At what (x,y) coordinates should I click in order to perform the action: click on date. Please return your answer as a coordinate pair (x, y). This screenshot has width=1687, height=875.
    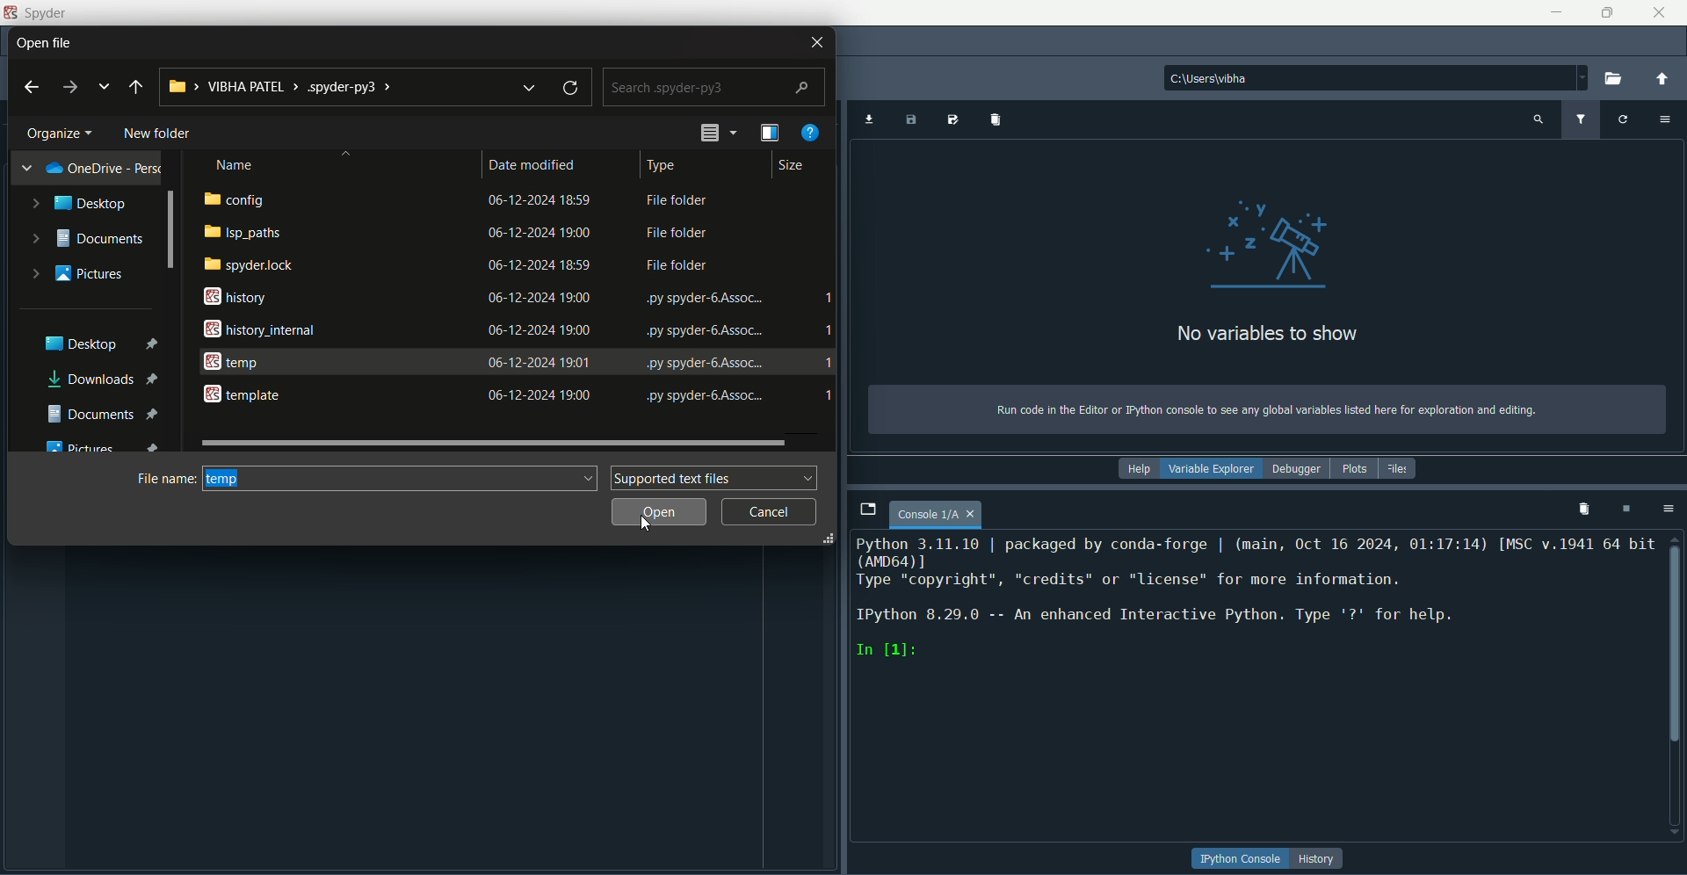
    Looking at the image, I should click on (537, 233).